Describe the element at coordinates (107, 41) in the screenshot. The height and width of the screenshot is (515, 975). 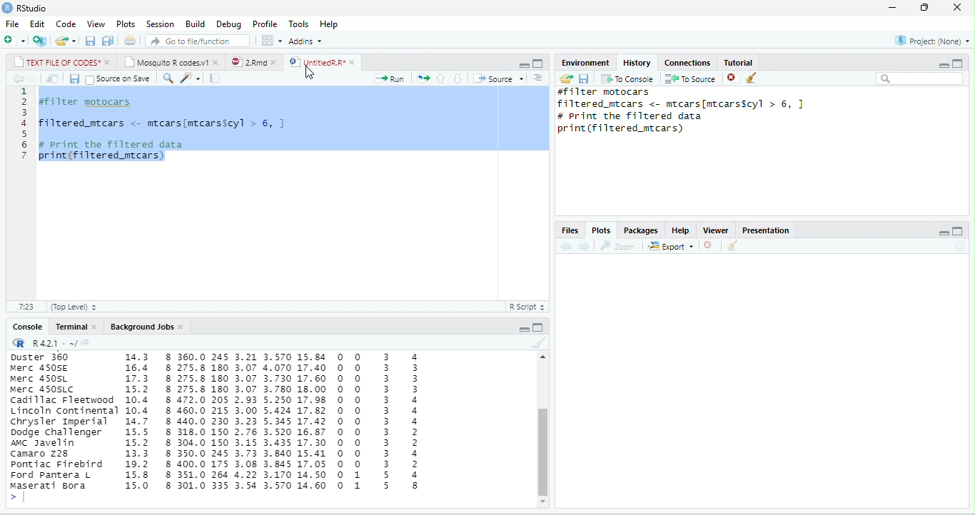
I see `save all` at that location.